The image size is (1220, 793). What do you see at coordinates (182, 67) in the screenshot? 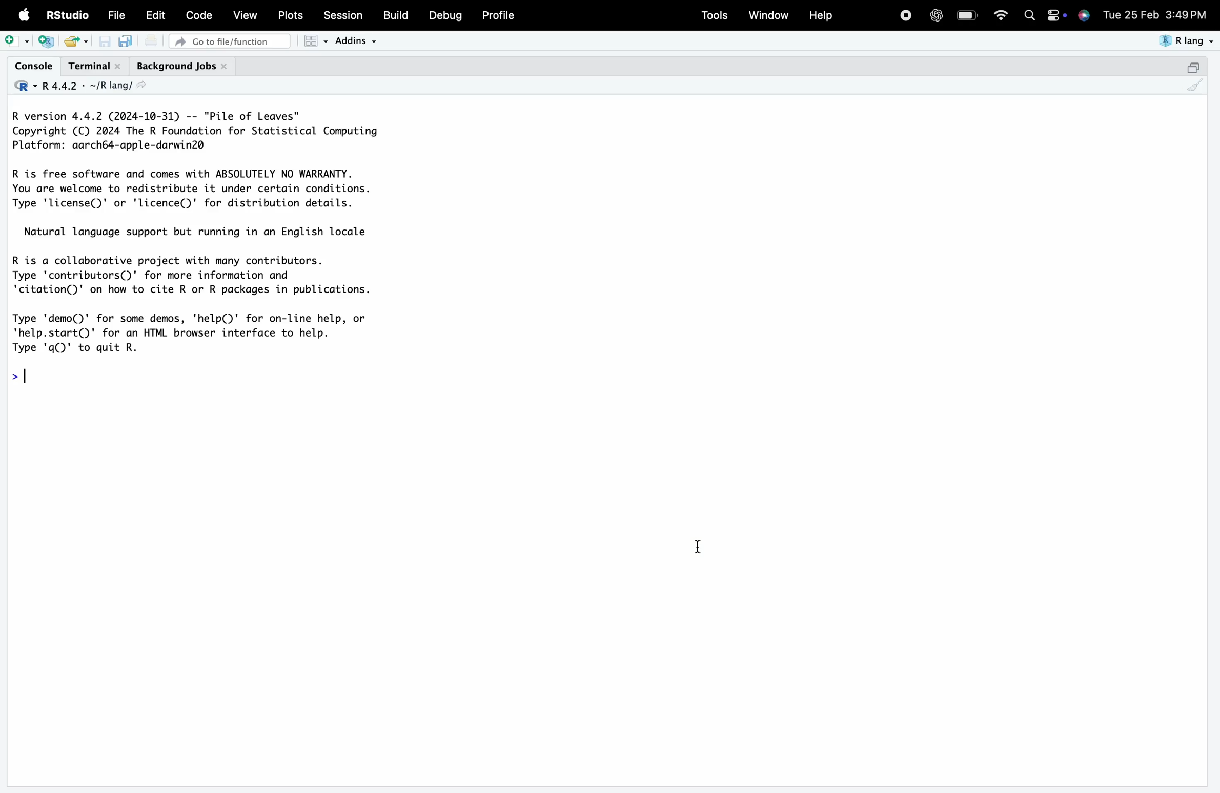
I see `Background Jobs` at bounding box center [182, 67].